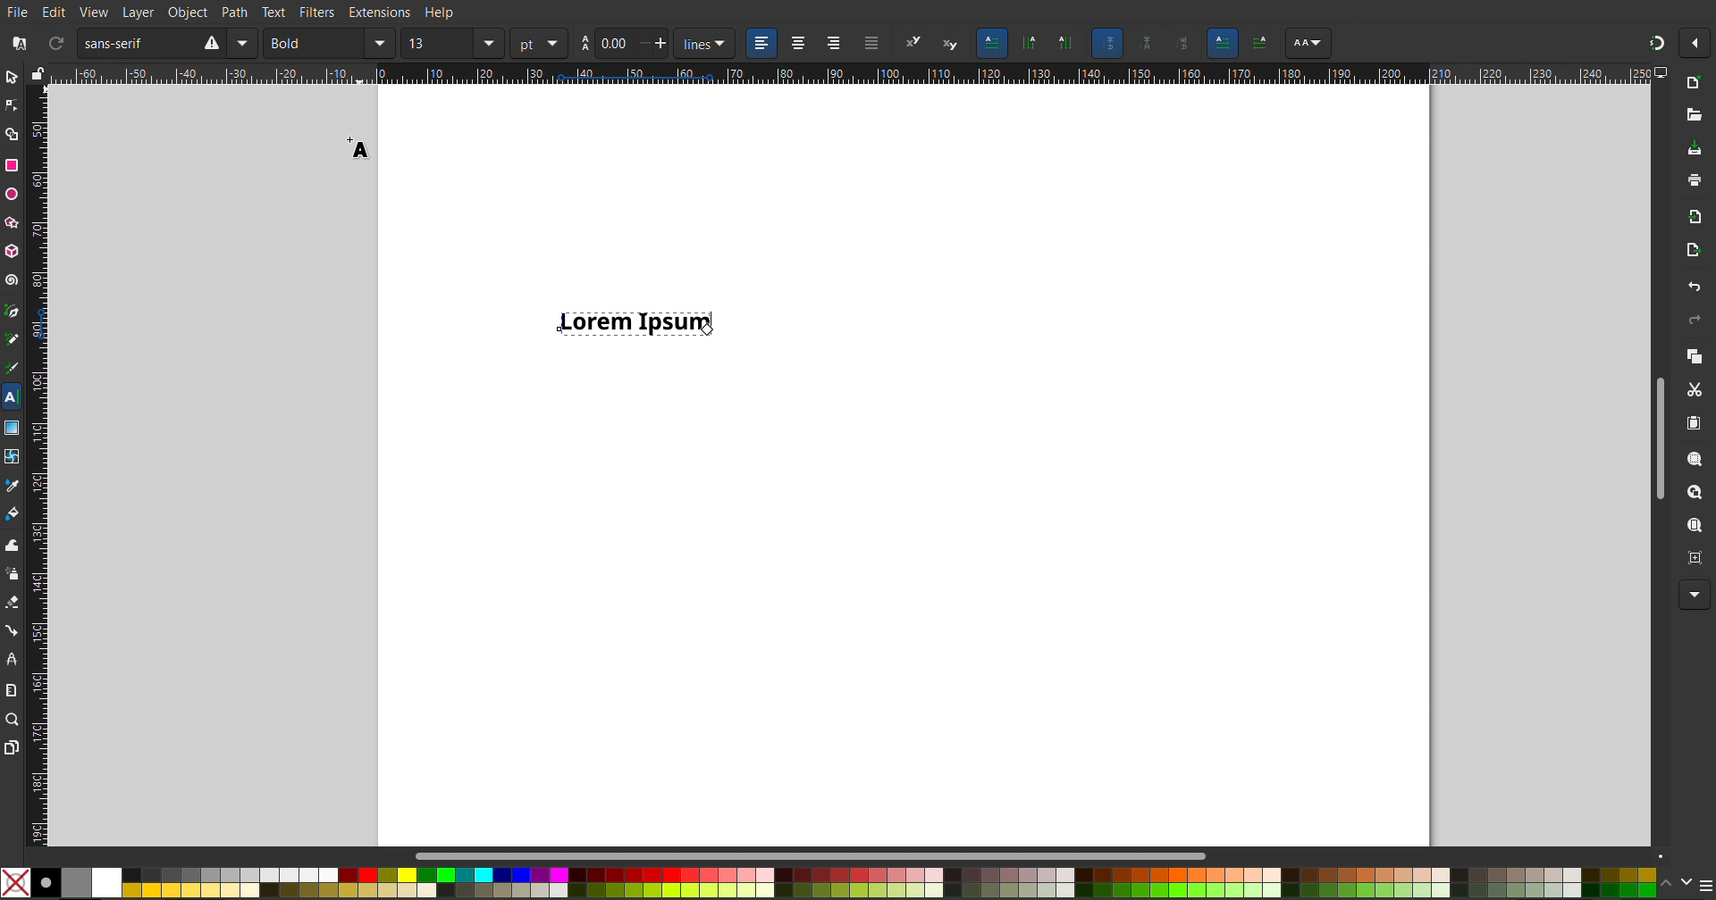  What do you see at coordinates (56, 11) in the screenshot?
I see `Edit` at bounding box center [56, 11].